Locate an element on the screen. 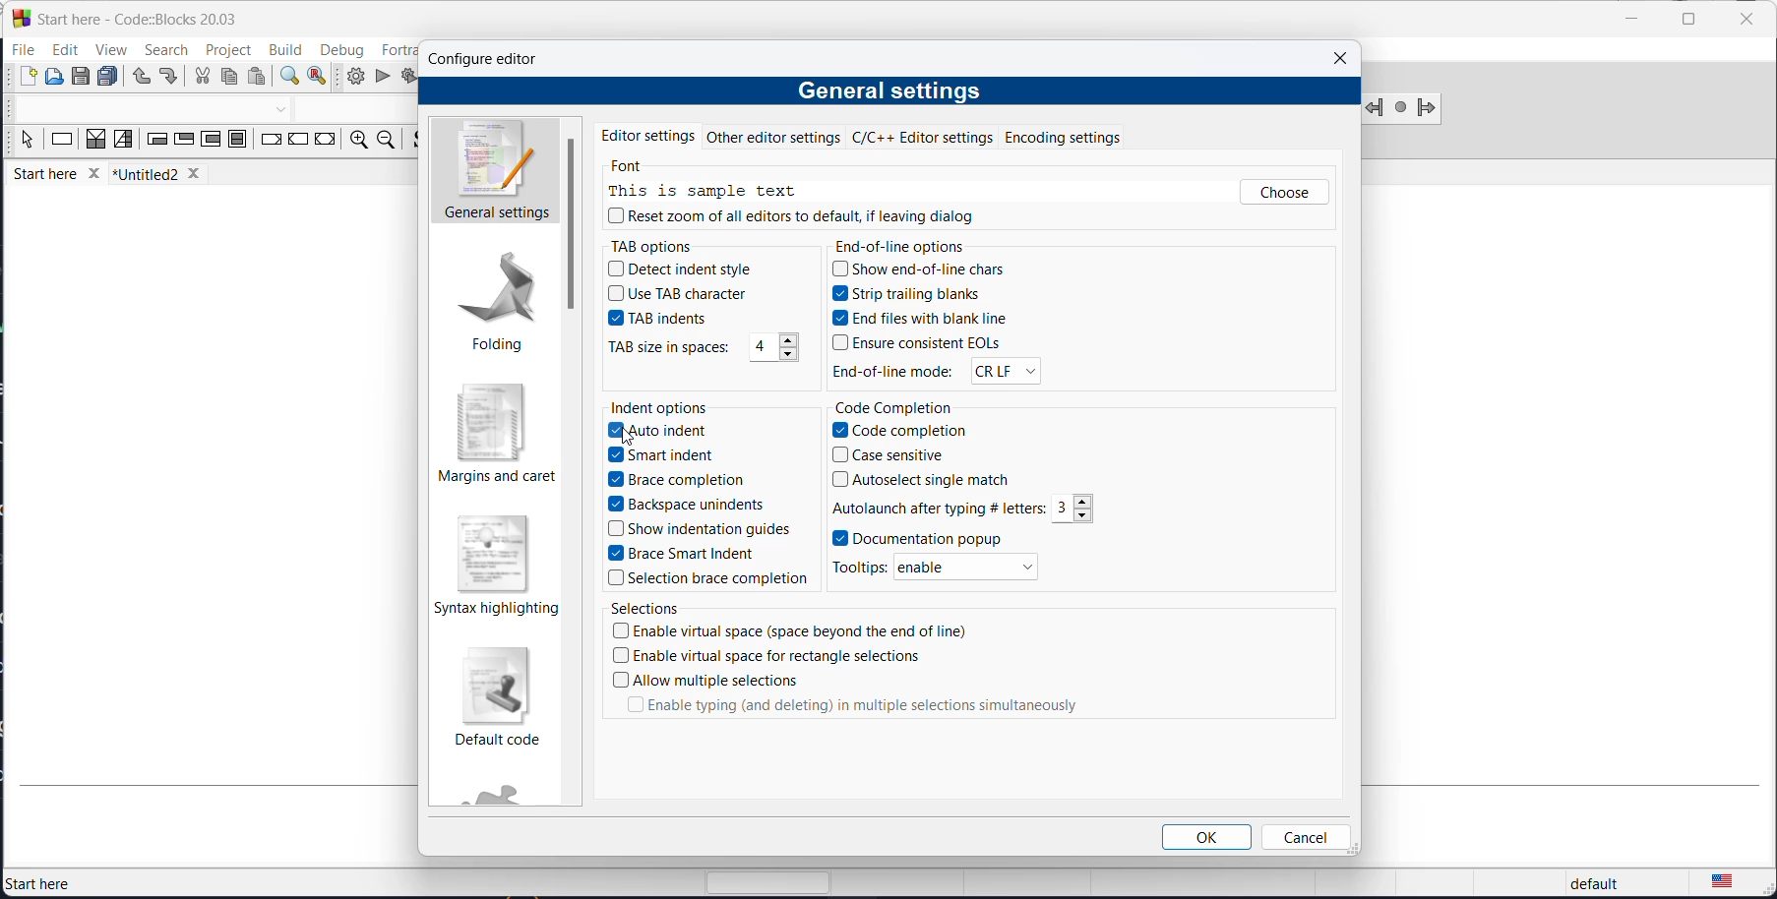  cancel is located at coordinates (1308, 837).